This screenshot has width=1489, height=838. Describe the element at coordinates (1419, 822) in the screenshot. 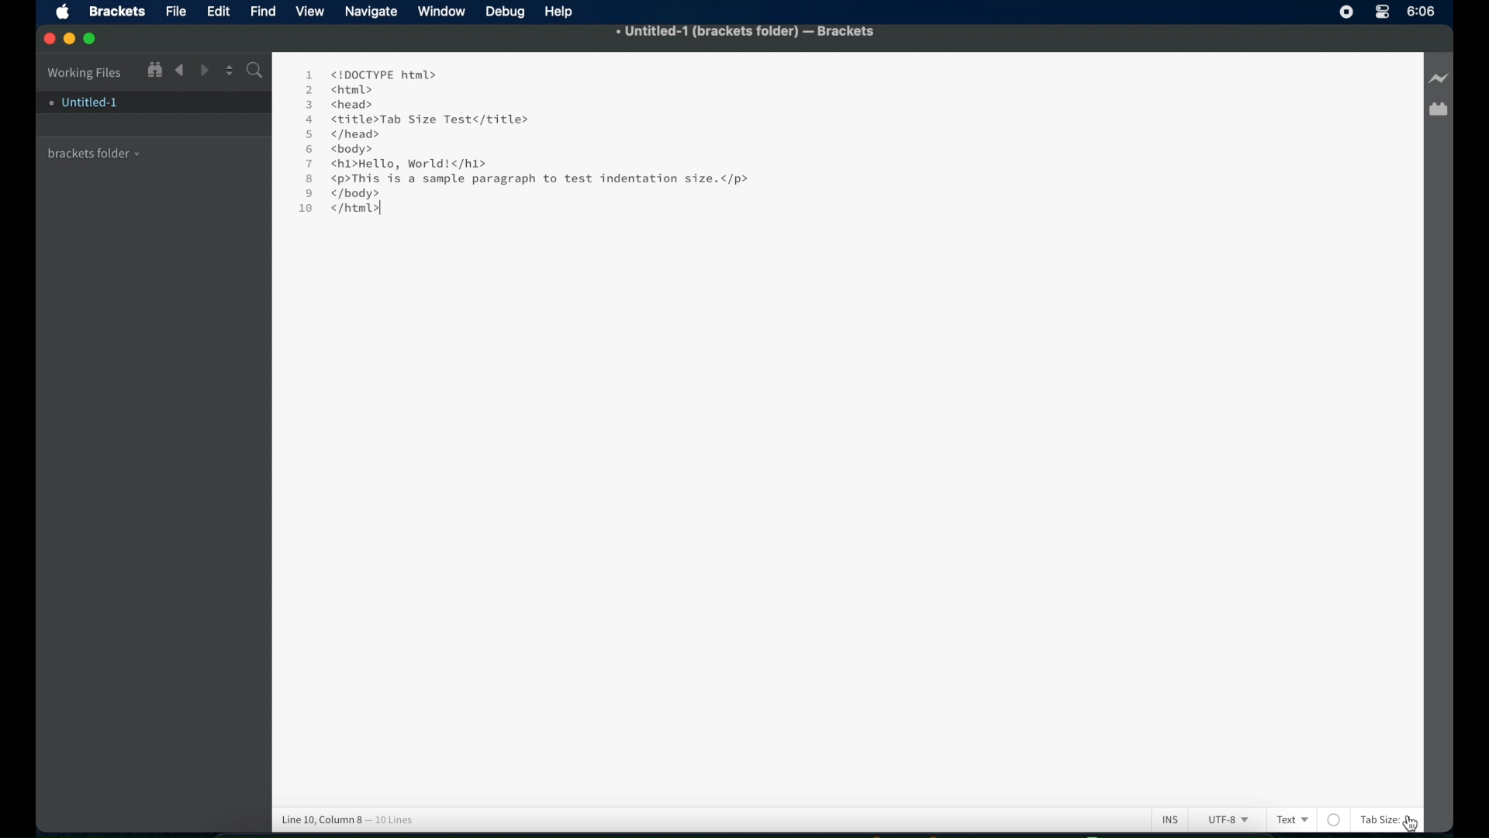

I see `Cursor` at that location.